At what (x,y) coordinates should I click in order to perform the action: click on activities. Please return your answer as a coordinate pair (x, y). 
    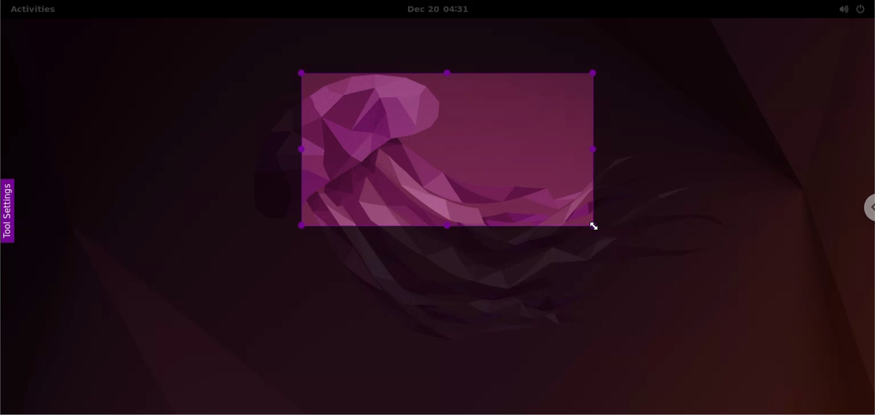
    Looking at the image, I should click on (36, 9).